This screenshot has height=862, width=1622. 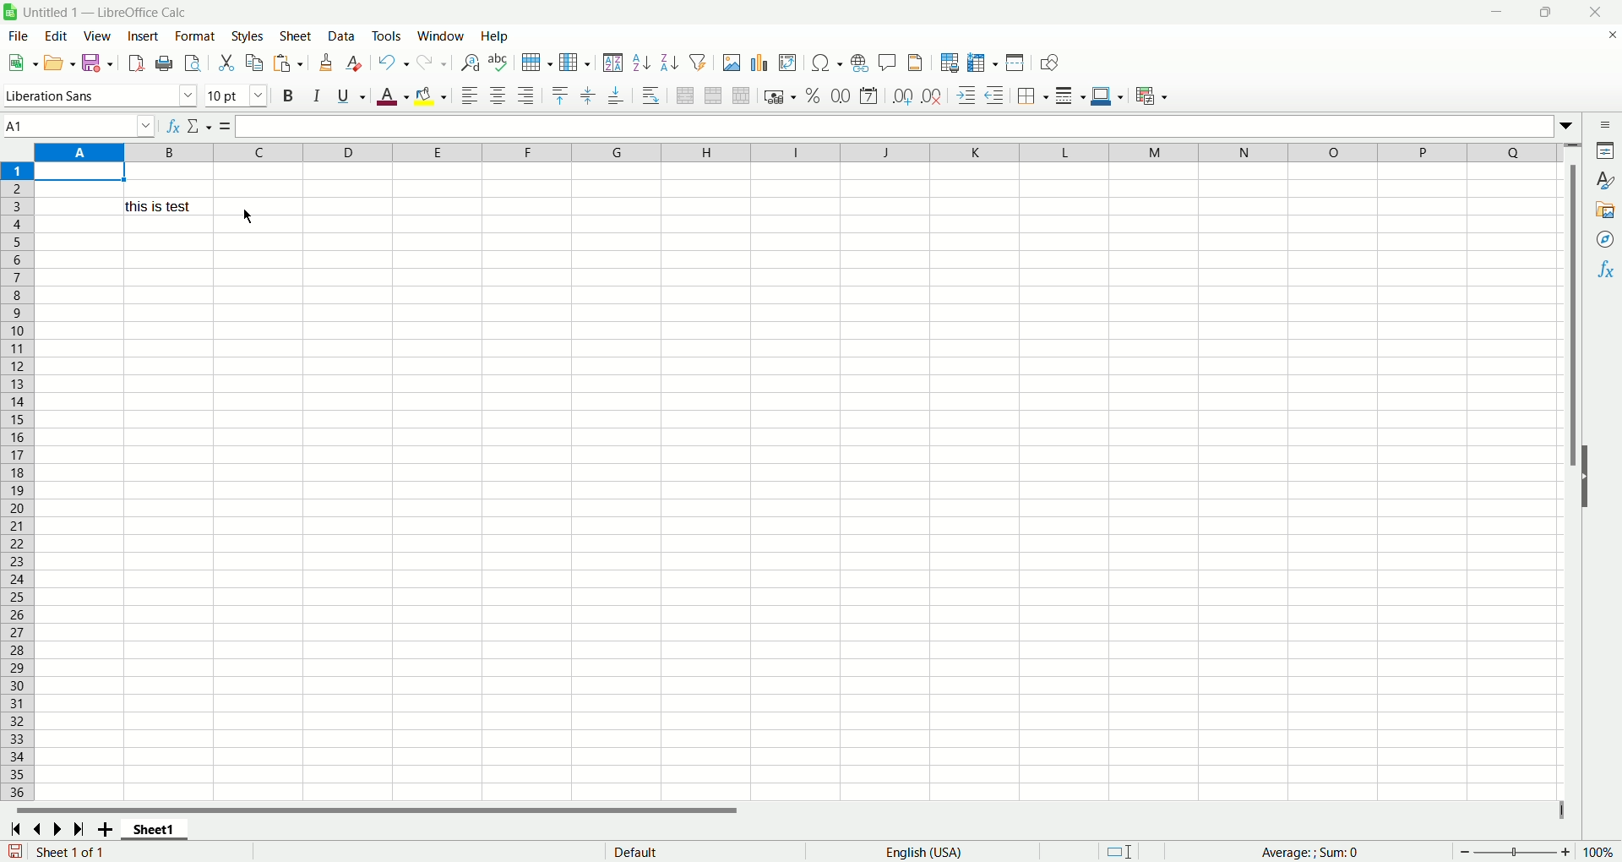 I want to click on align right, so click(x=525, y=95).